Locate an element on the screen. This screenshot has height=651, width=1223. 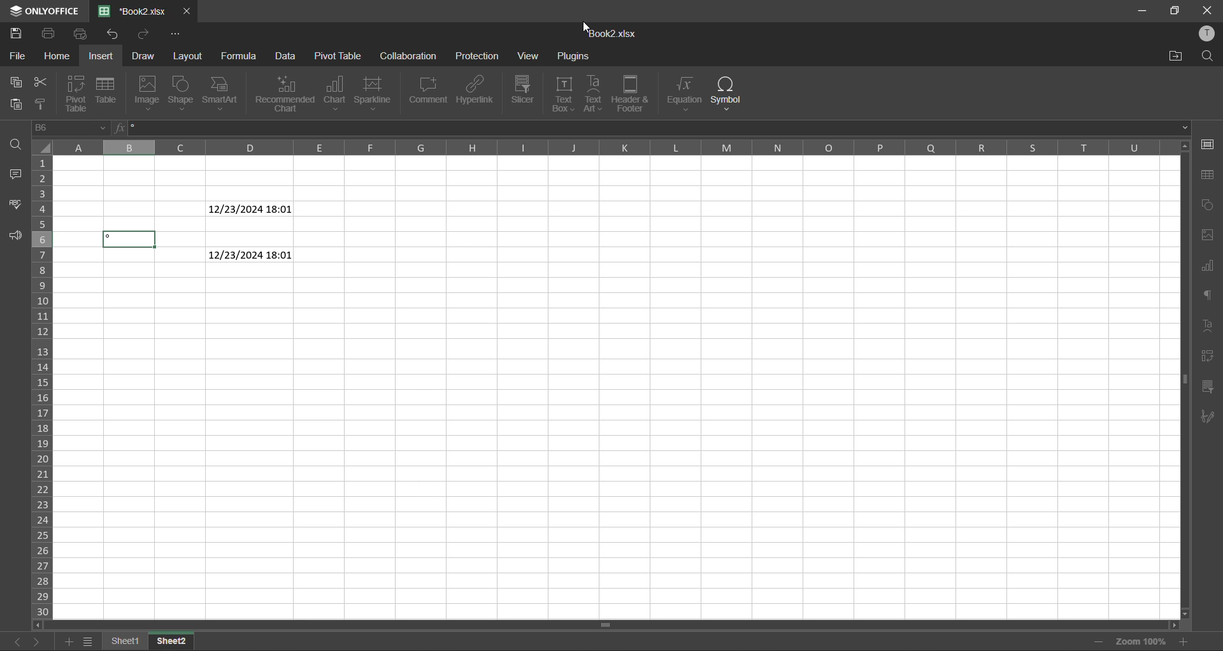
paragraph is located at coordinates (1208, 297).